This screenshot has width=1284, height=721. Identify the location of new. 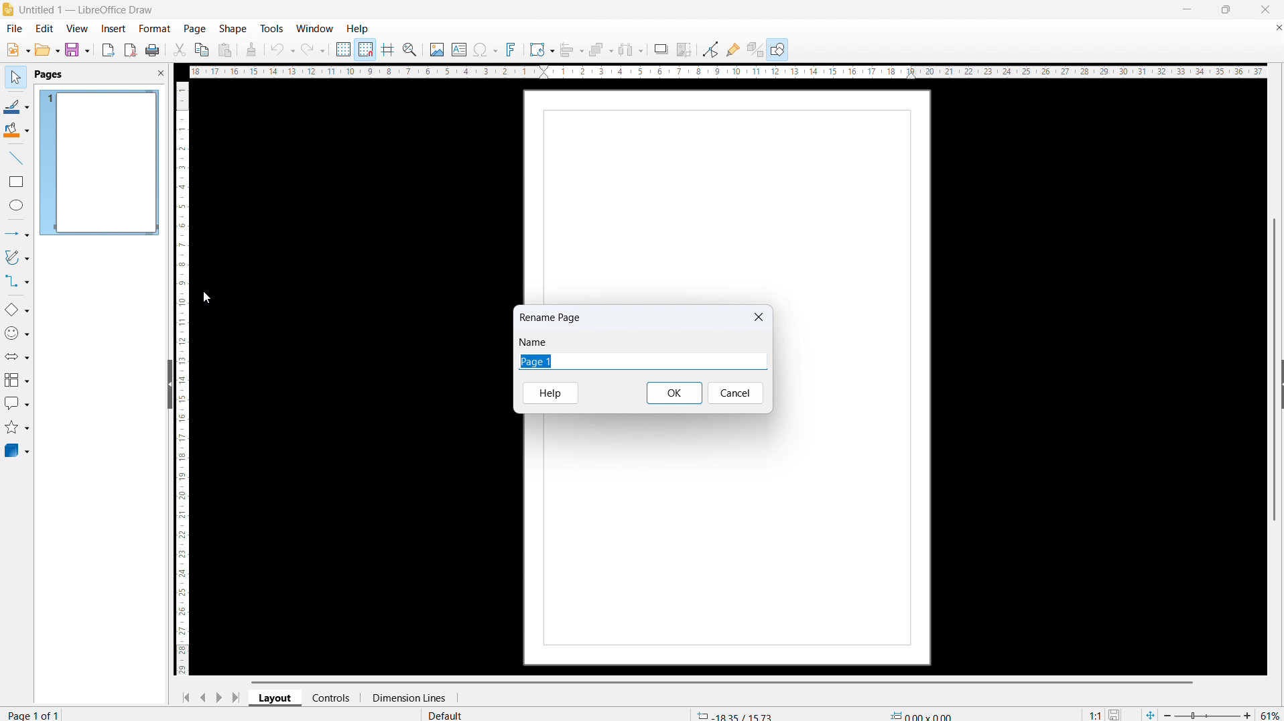
(16, 50).